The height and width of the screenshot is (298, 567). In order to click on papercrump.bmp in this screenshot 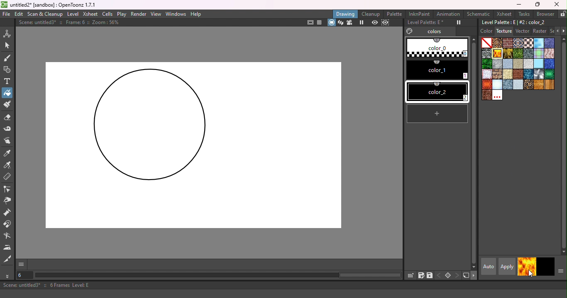, I will do `click(528, 63)`.